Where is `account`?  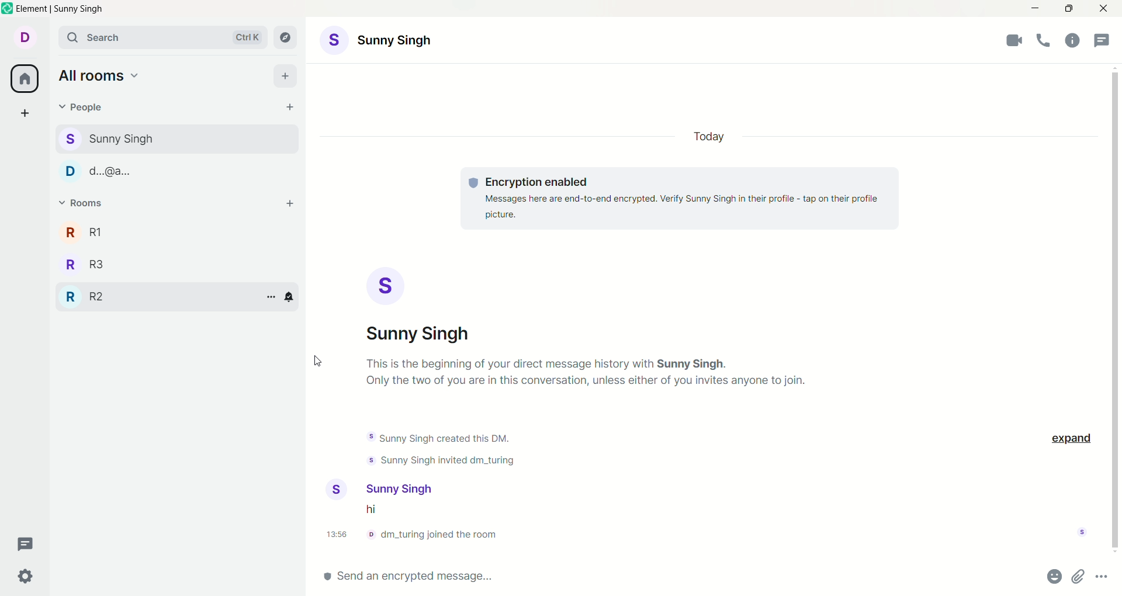
account is located at coordinates (27, 37).